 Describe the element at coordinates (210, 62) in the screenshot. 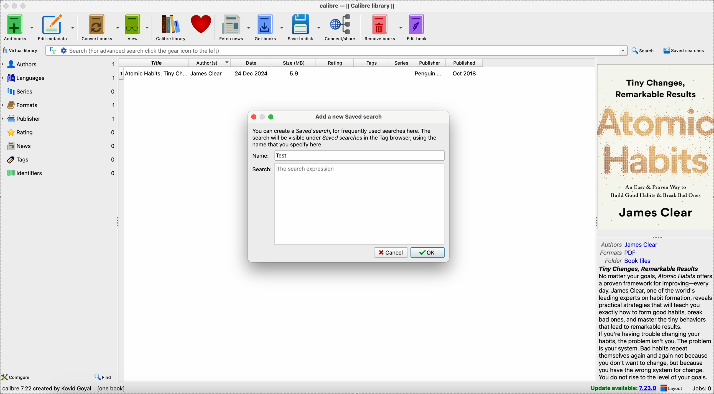

I see `authors` at that location.